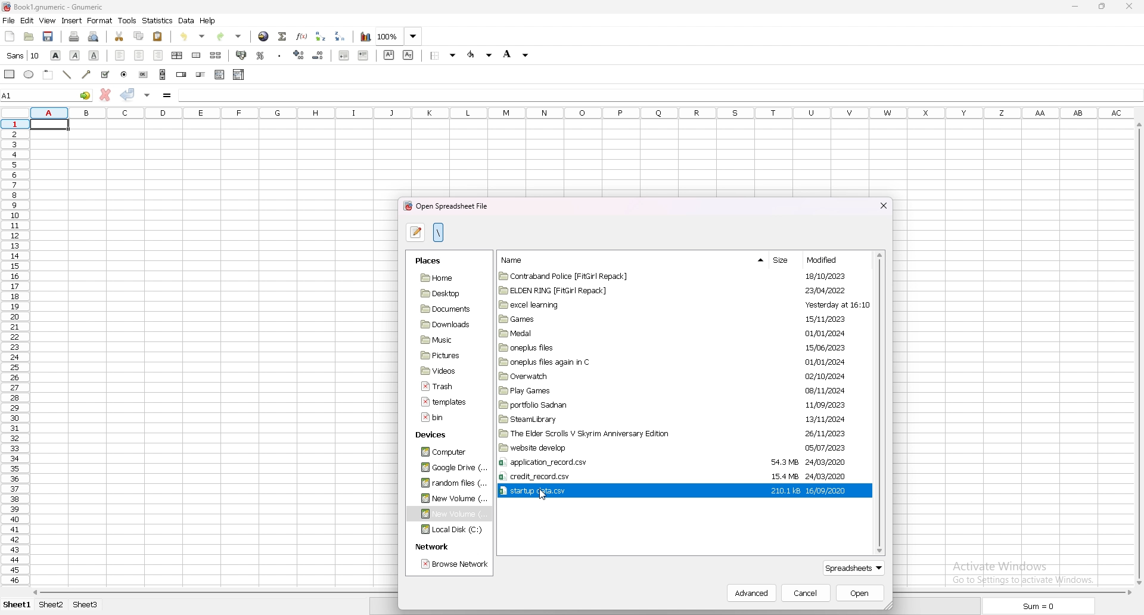  Describe the element at coordinates (139, 55) in the screenshot. I see `centre` at that location.